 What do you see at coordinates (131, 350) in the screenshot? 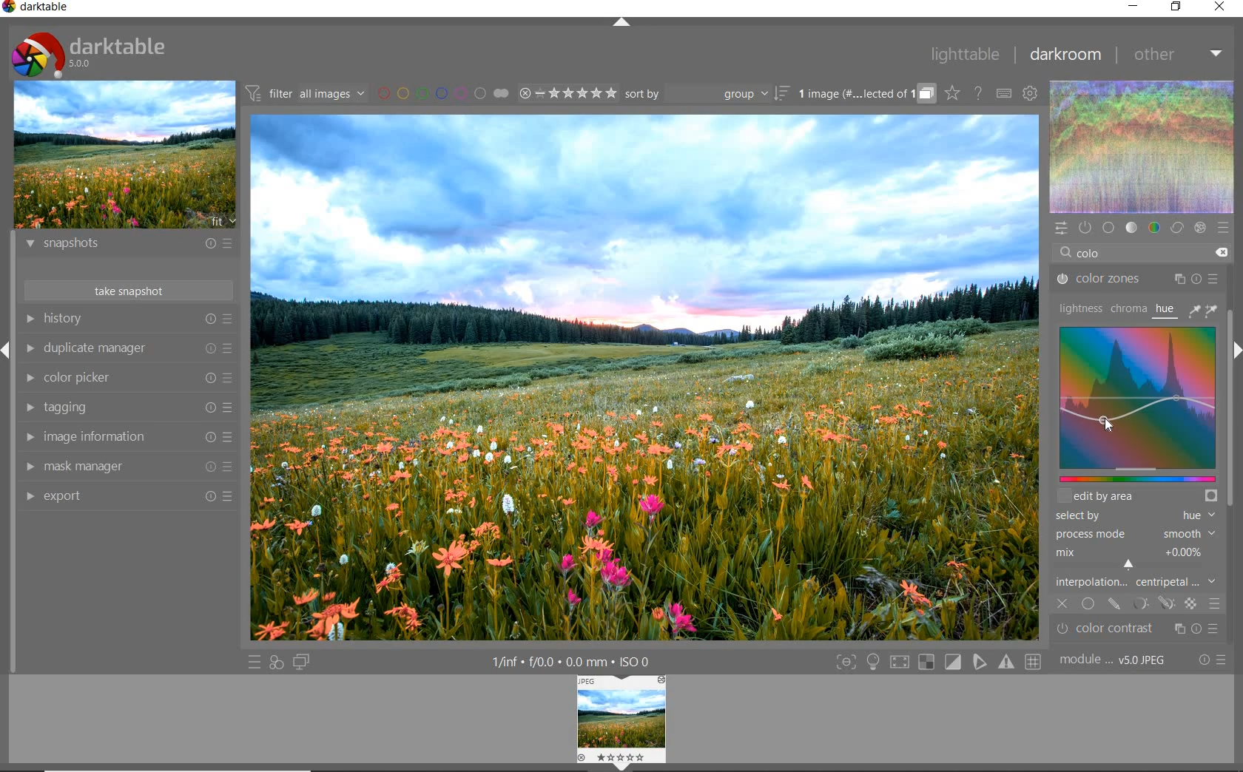
I see `duplicate manager` at bounding box center [131, 350].